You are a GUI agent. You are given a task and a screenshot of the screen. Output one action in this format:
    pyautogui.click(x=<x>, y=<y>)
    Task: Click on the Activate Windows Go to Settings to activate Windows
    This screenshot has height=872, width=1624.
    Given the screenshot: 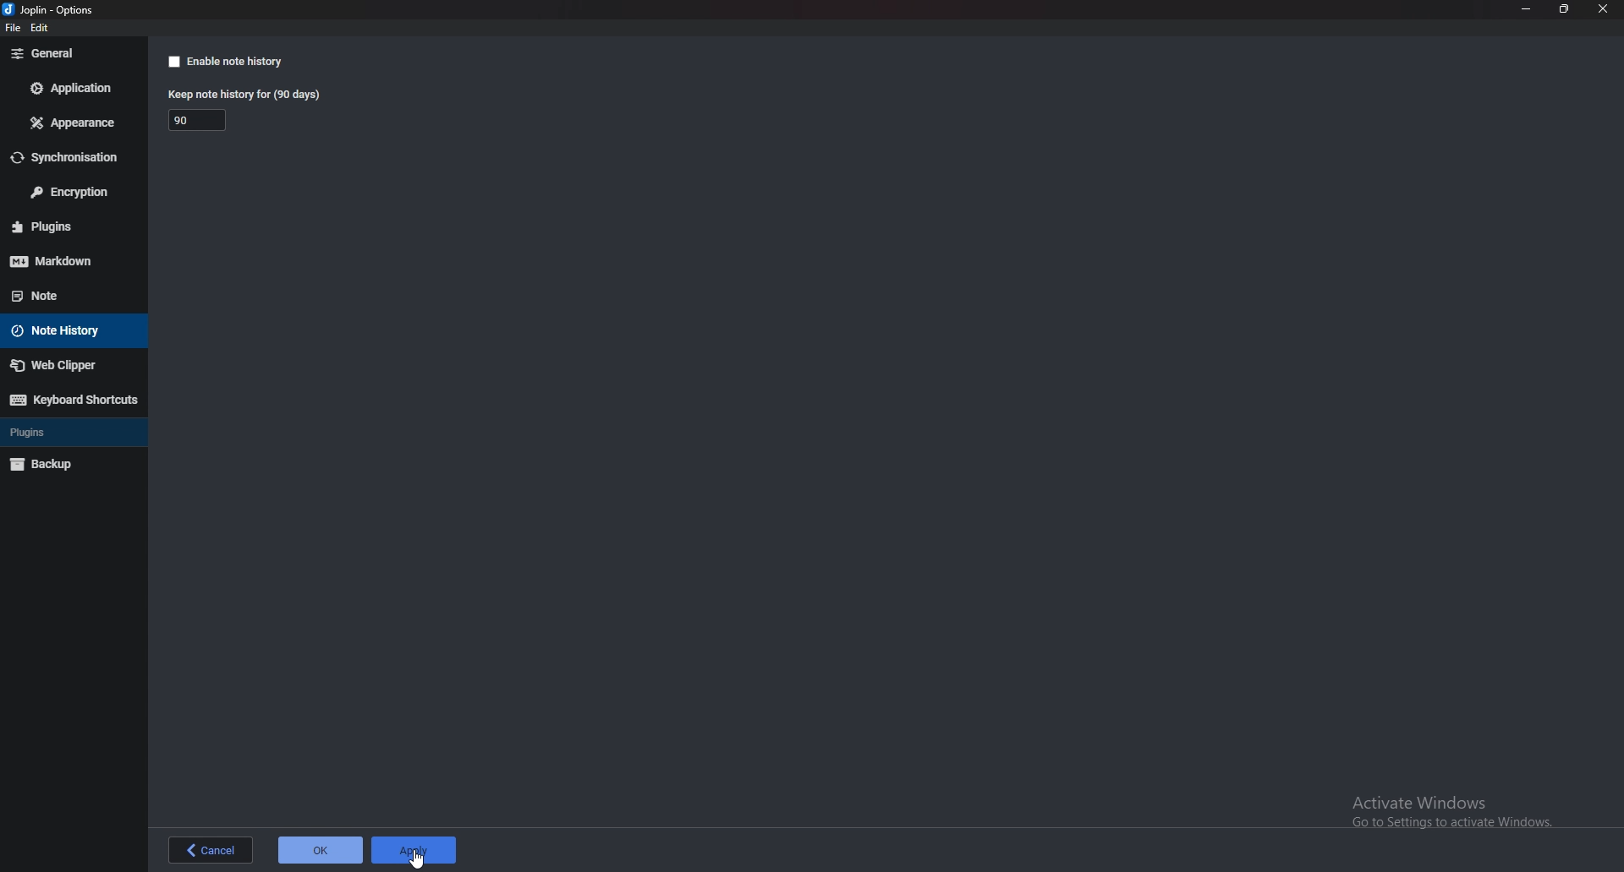 What is the action you would take?
    pyautogui.click(x=1454, y=814)
    